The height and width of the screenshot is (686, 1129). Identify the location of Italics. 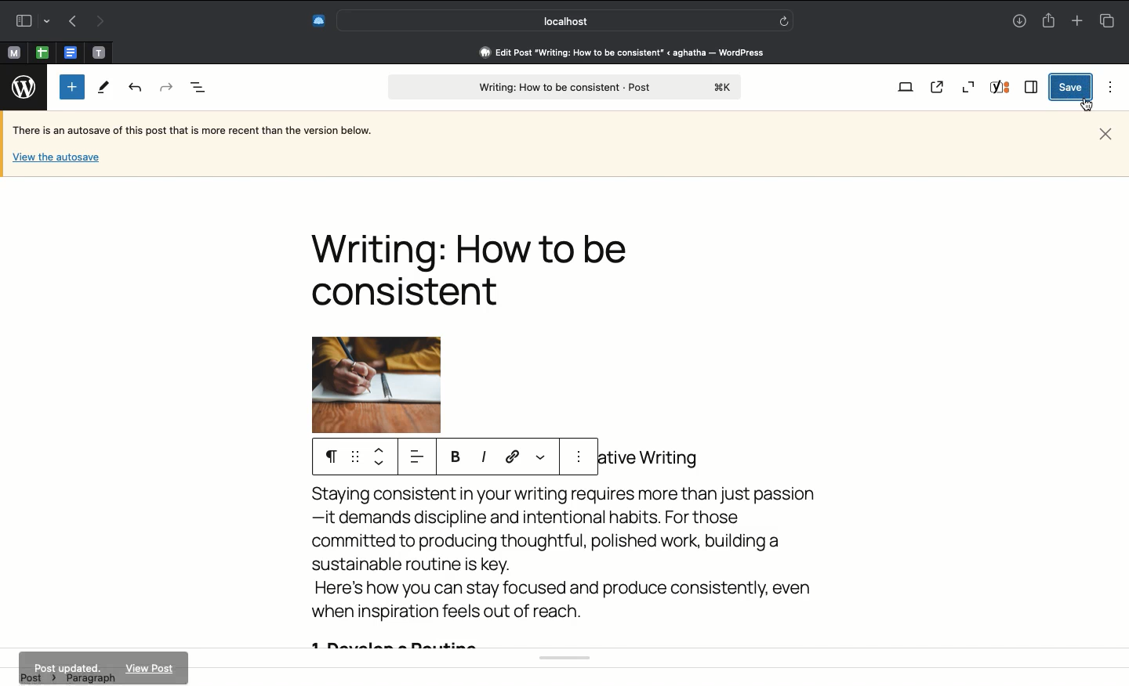
(484, 457).